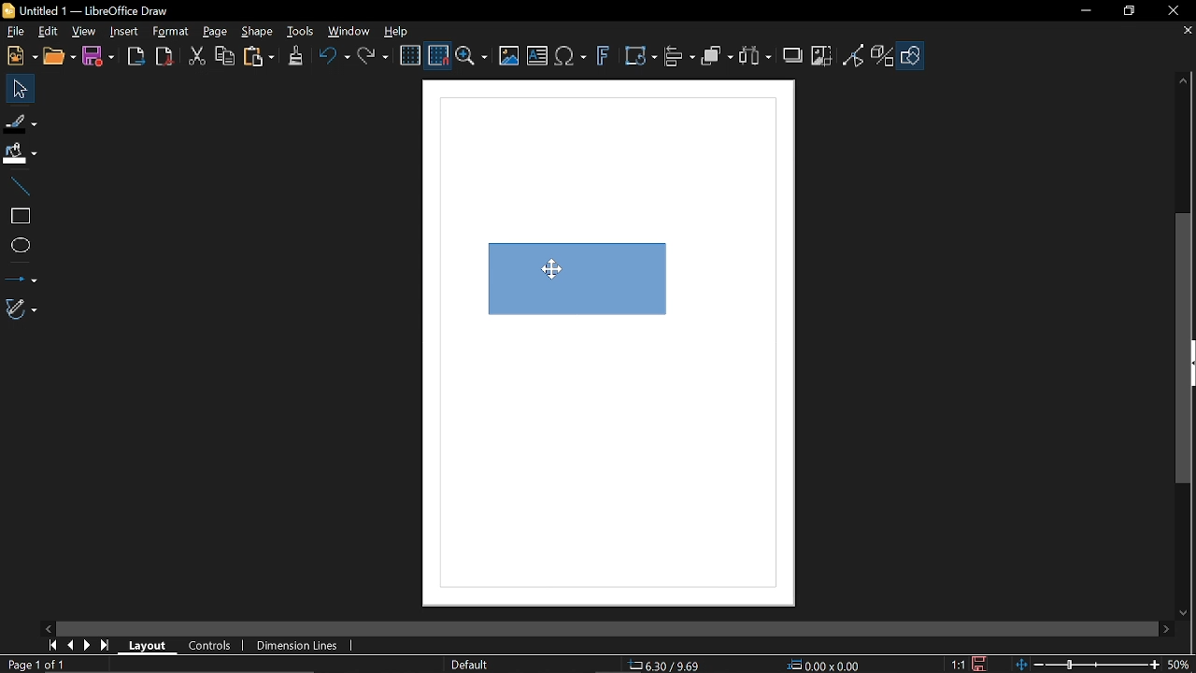 The width and height of the screenshot is (1196, 673). Describe the element at coordinates (1186, 81) in the screenshot. I see `Move up` at that location.